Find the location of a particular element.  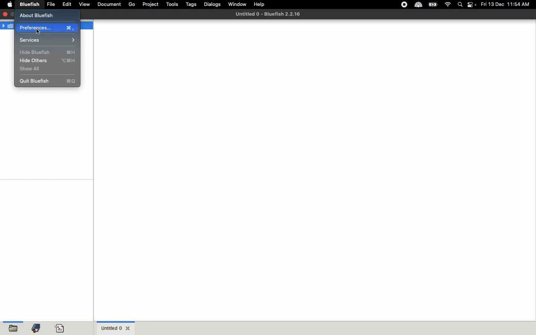

Go is located at coordinates (132, 4).